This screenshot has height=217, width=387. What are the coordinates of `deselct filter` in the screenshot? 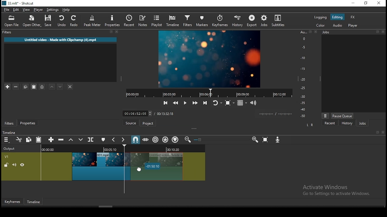 It's located at (70, 86).